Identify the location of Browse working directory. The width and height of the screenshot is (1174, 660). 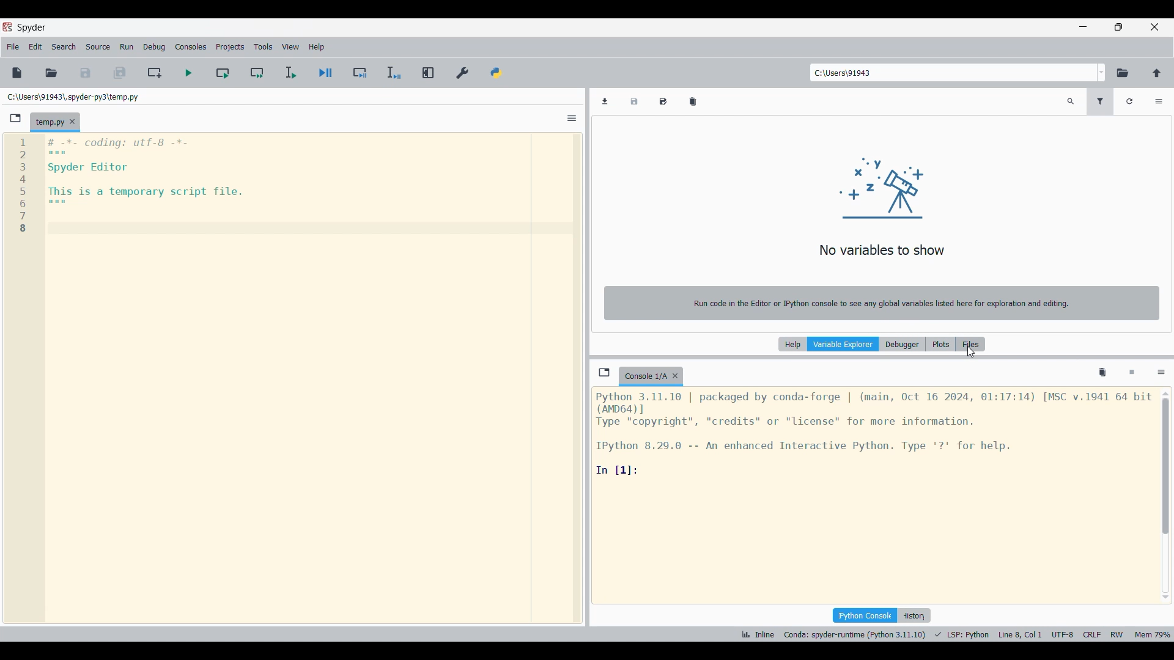
(1123, 73).